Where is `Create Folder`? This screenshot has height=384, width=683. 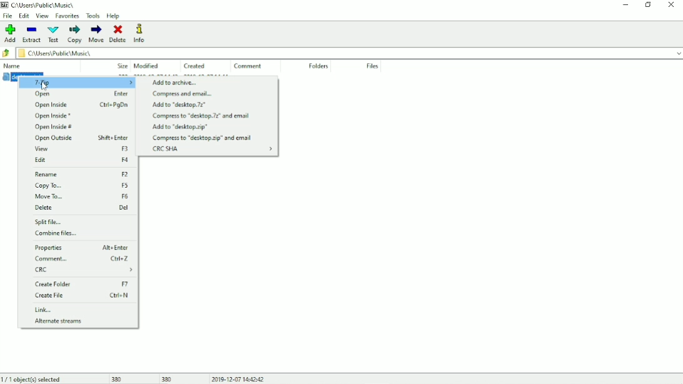
Create Folder is located at coordinates (82, 284).